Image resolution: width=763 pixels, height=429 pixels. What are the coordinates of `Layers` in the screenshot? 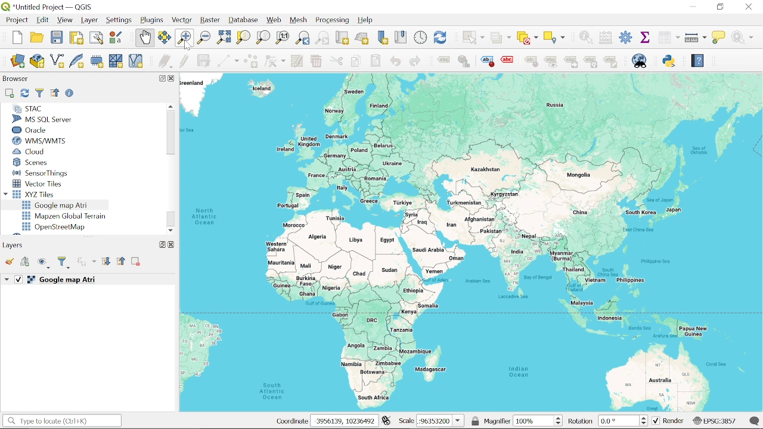 It's located at (15, 245).